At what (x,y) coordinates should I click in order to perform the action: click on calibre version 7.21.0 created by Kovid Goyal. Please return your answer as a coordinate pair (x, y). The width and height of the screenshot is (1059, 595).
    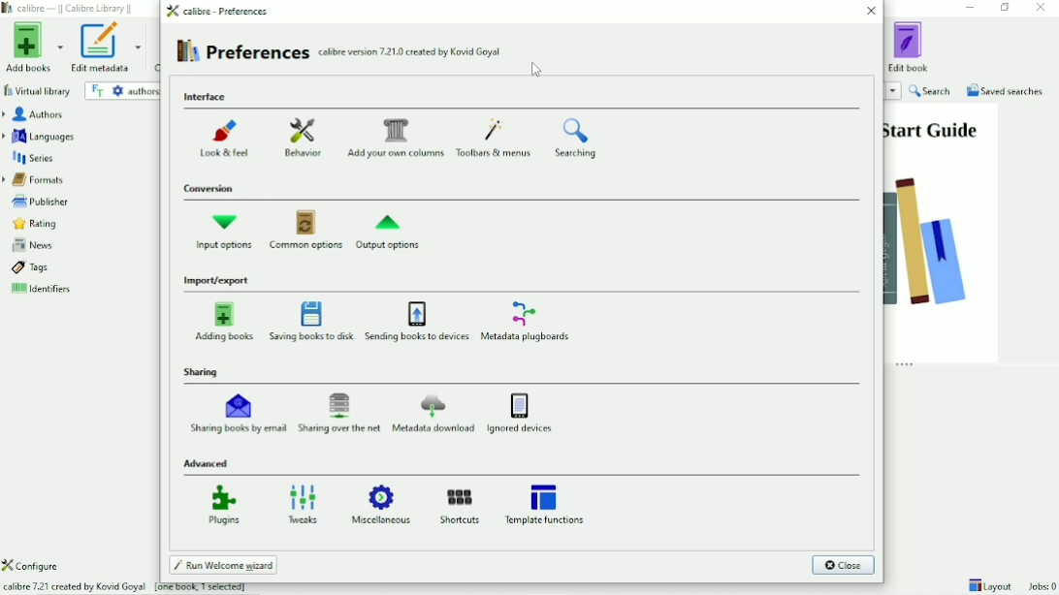
    Looking at the image, I should click on (410, 50).